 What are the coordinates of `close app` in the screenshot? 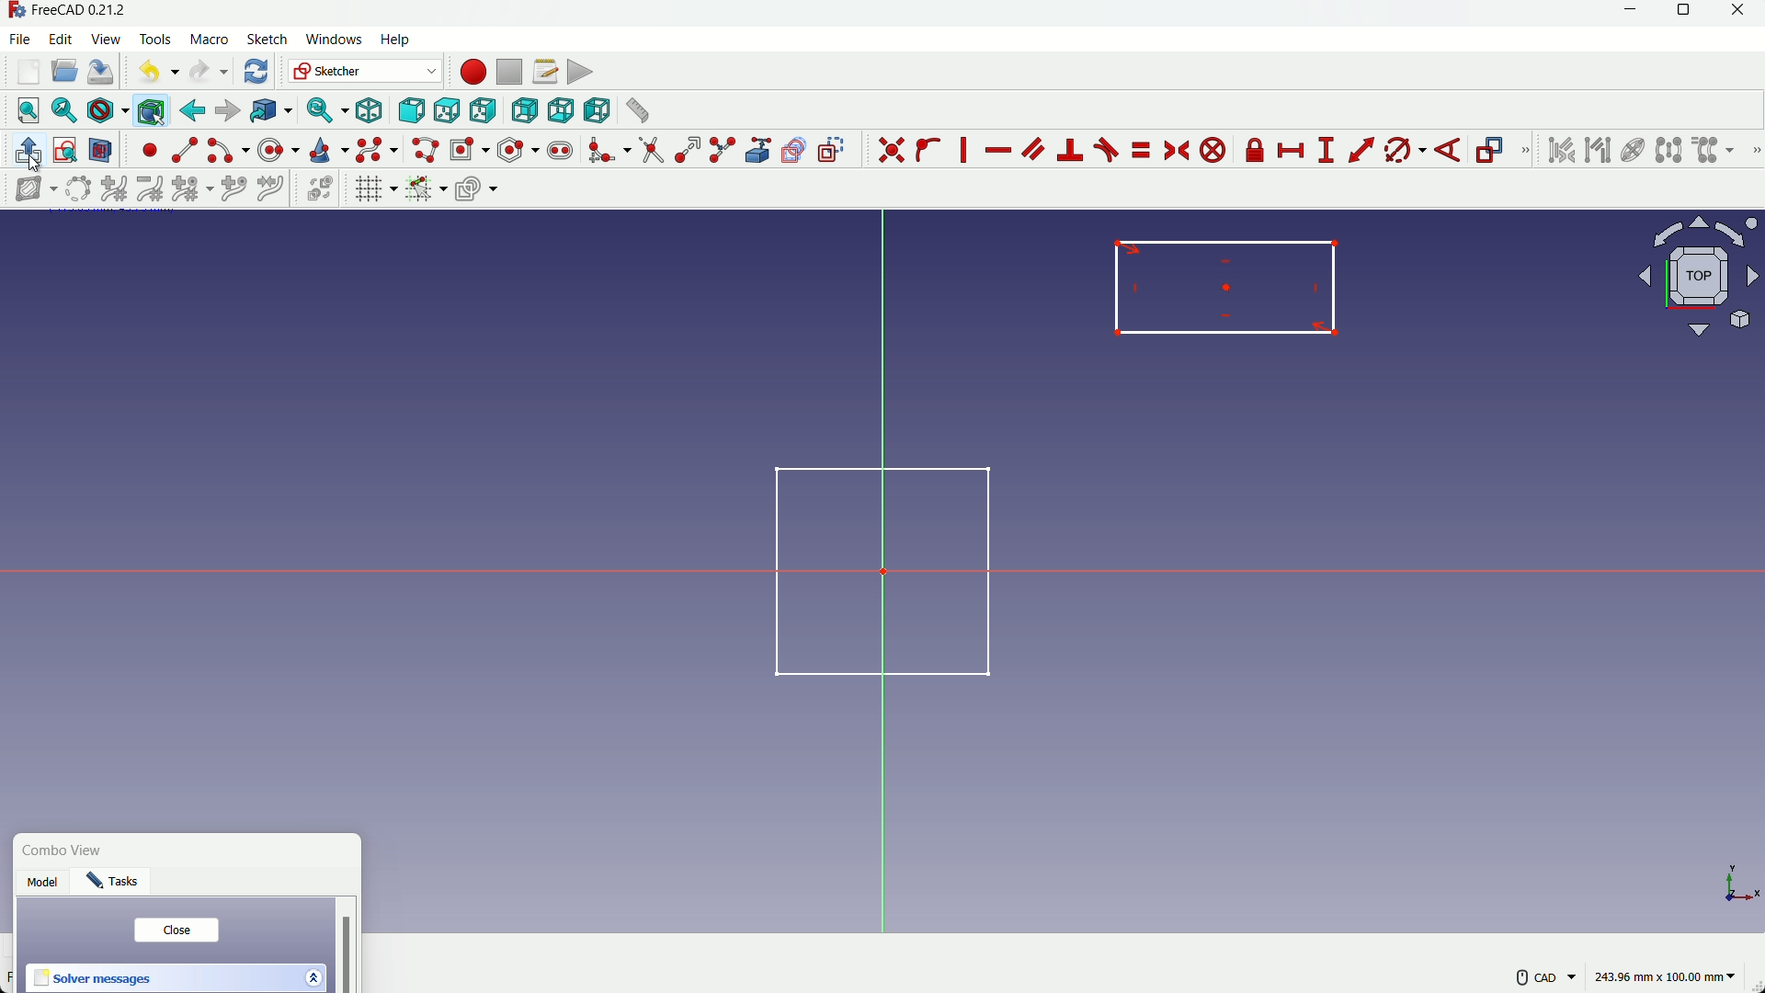 It's located at (1744, 14).